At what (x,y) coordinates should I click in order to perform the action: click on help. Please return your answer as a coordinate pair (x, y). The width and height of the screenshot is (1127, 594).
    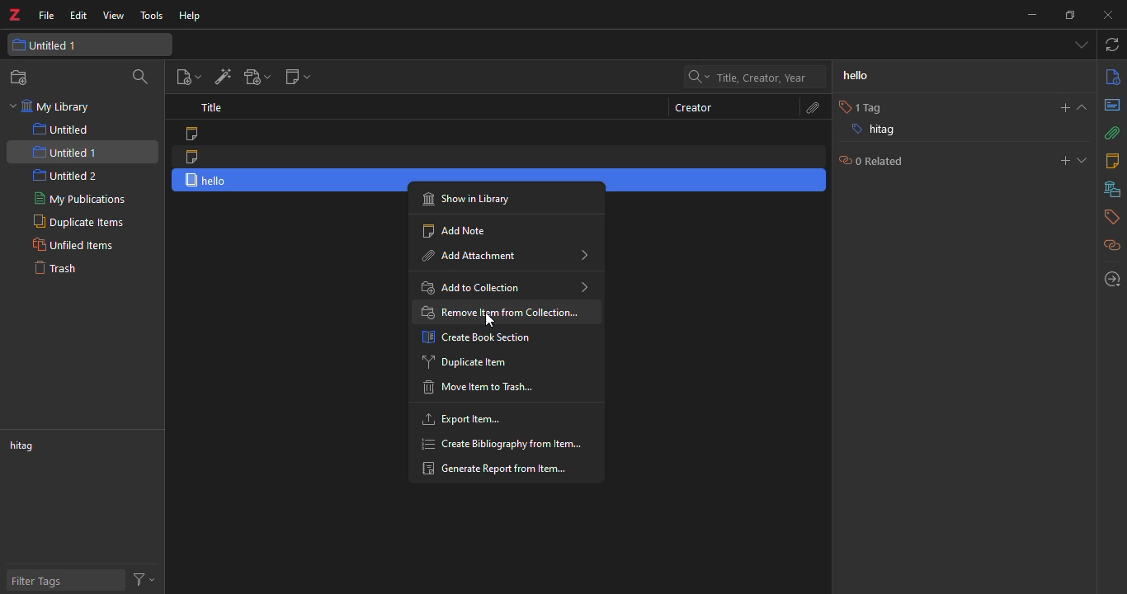
    Looking at the image, I should click on (189, 17).